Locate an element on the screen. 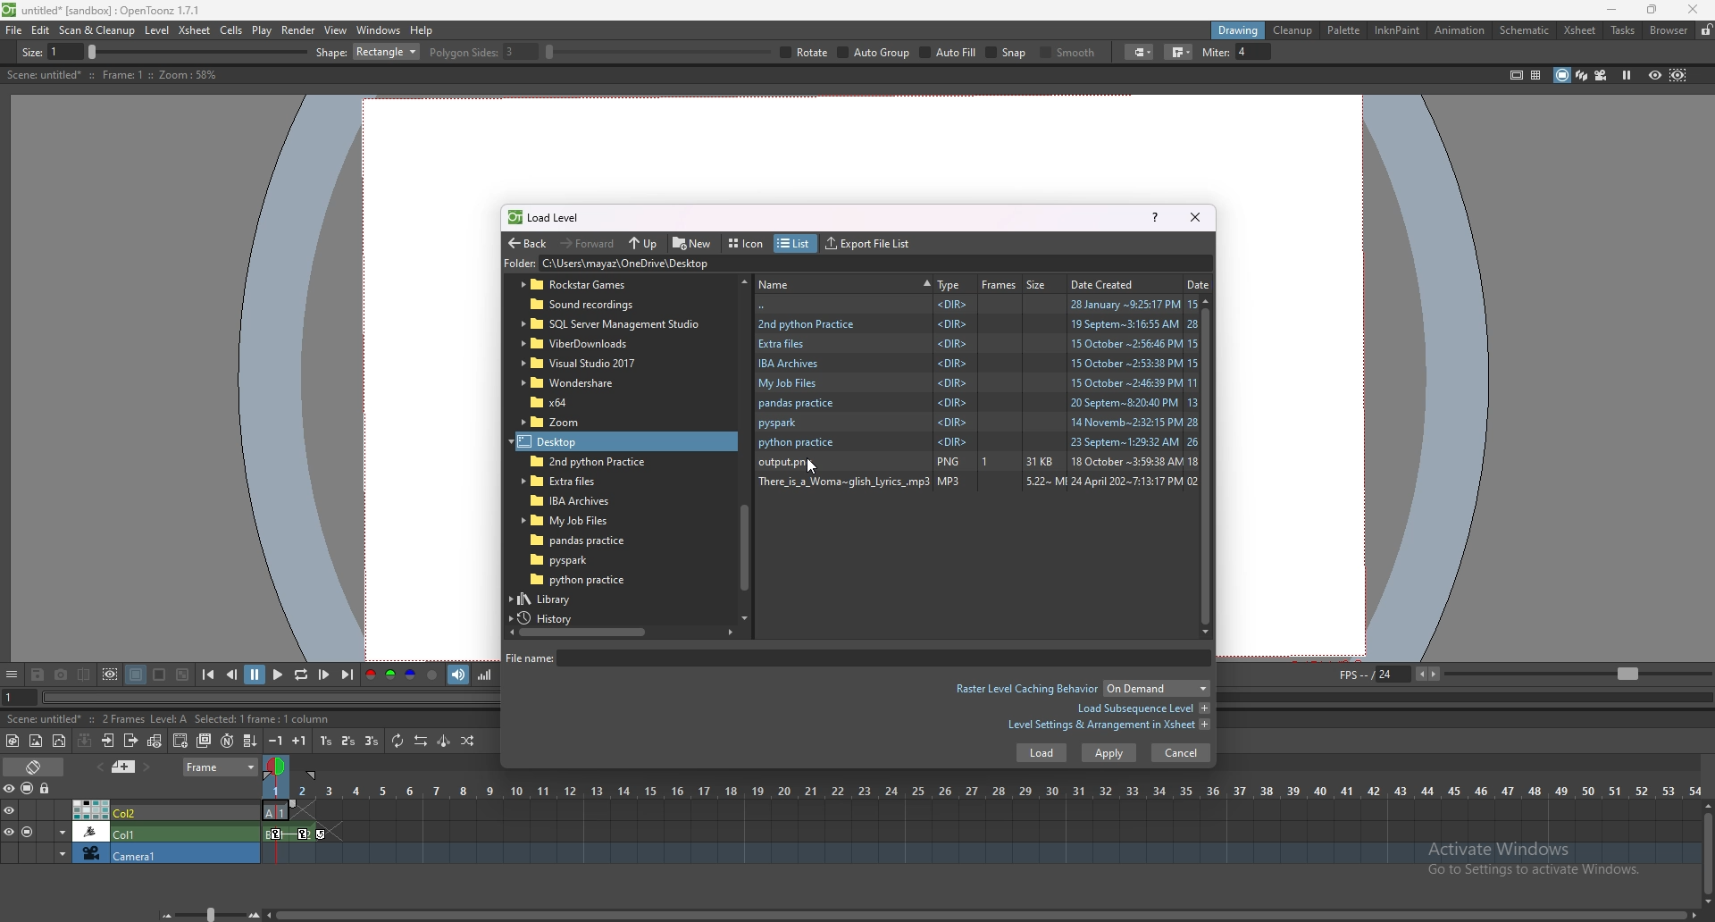 The image size is (1715, 922). apply is located at coordinates (1109, 753).